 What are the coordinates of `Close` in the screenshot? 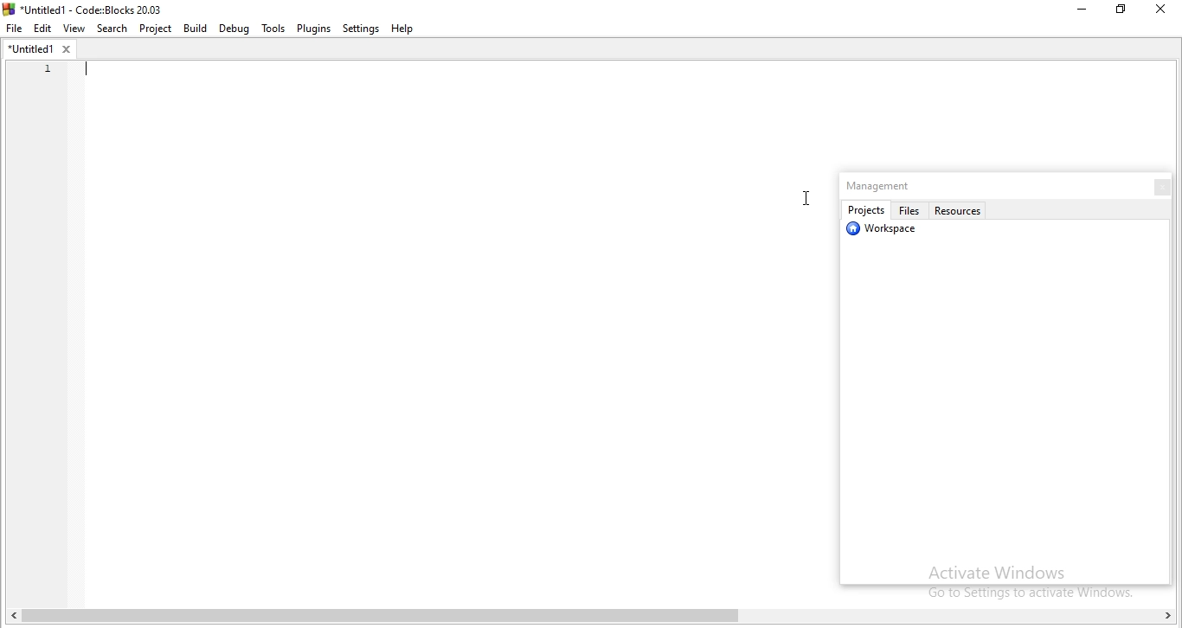 It's located at (1159, 11).